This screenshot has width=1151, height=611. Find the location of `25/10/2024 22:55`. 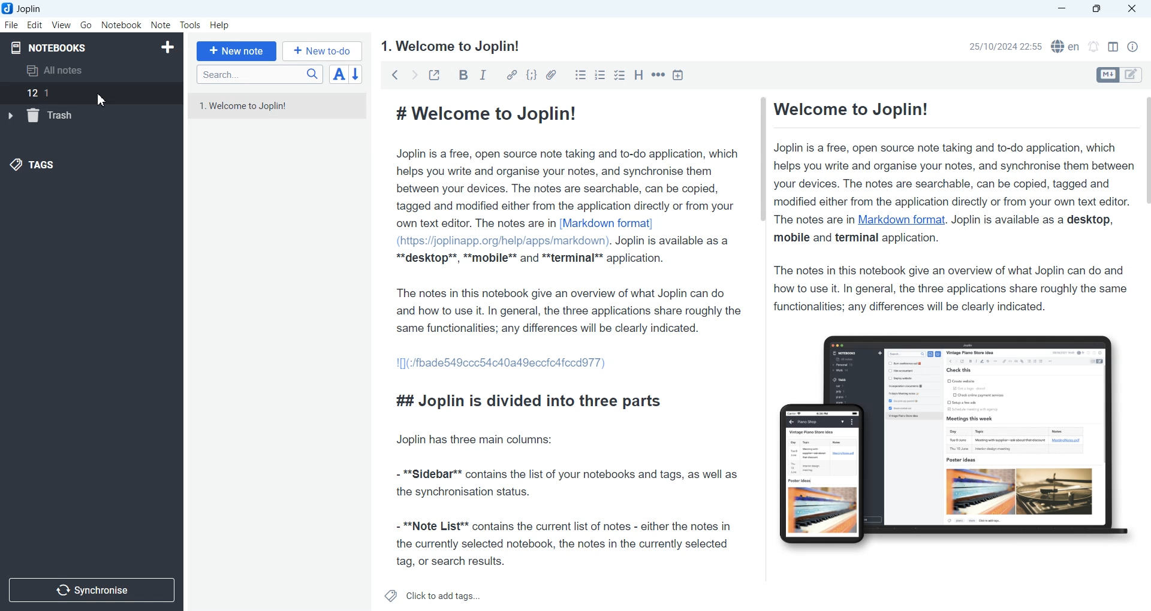

25/10/2024 22:55 is located at coordinates (1000, 47).